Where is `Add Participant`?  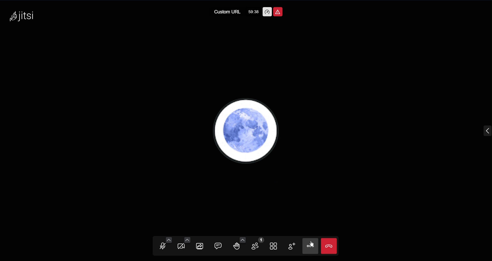
Add Participant is located at coordinates (292, 246).